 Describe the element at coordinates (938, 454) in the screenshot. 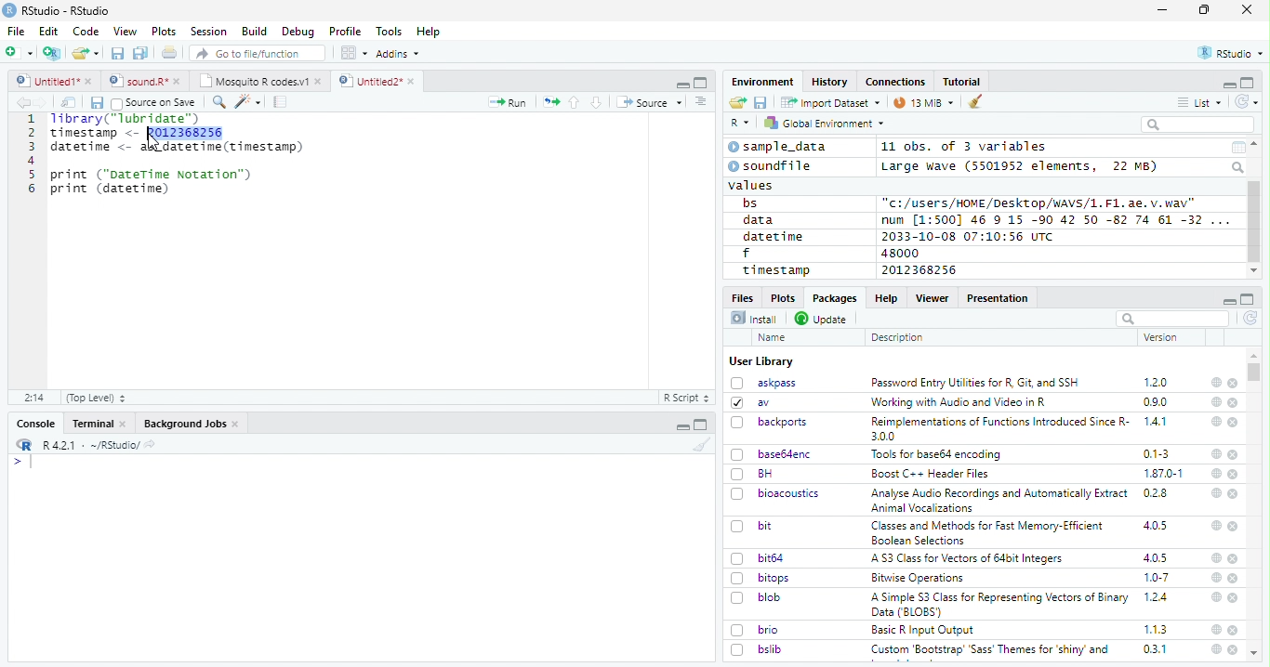

I see `Tools for baseb4 encoding` at that location.